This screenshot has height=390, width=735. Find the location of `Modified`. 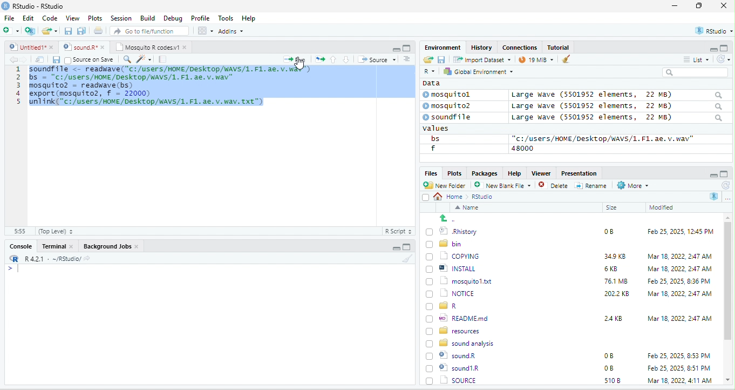

Modified is located at coordinates (662, 207).